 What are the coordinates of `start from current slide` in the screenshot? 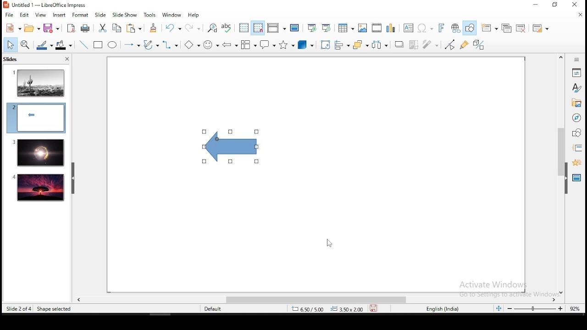 It's located at (327, 27).